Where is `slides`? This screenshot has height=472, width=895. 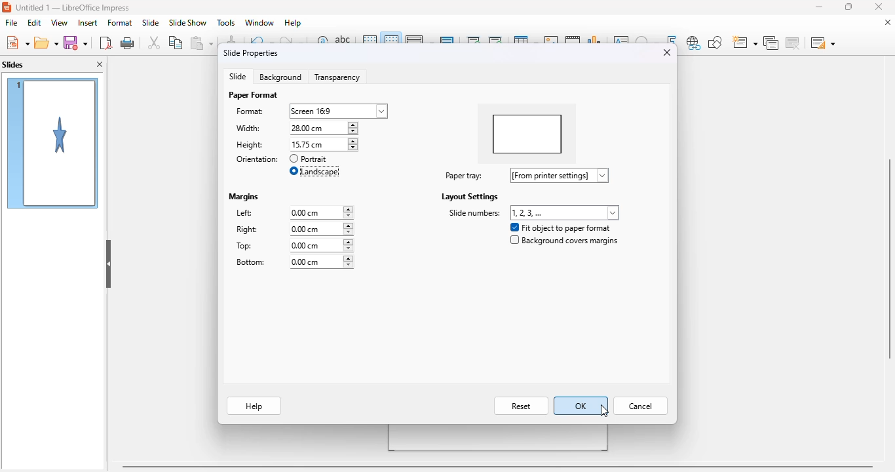
slides is located at coordinates (13, 65).